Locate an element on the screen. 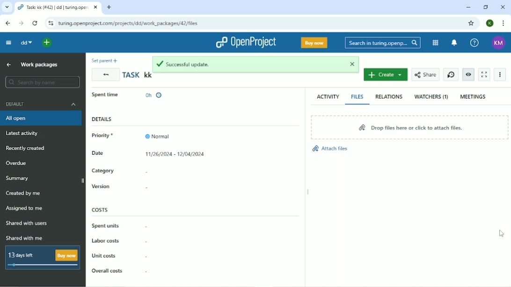  Forward is located at coordinates (22, 23).